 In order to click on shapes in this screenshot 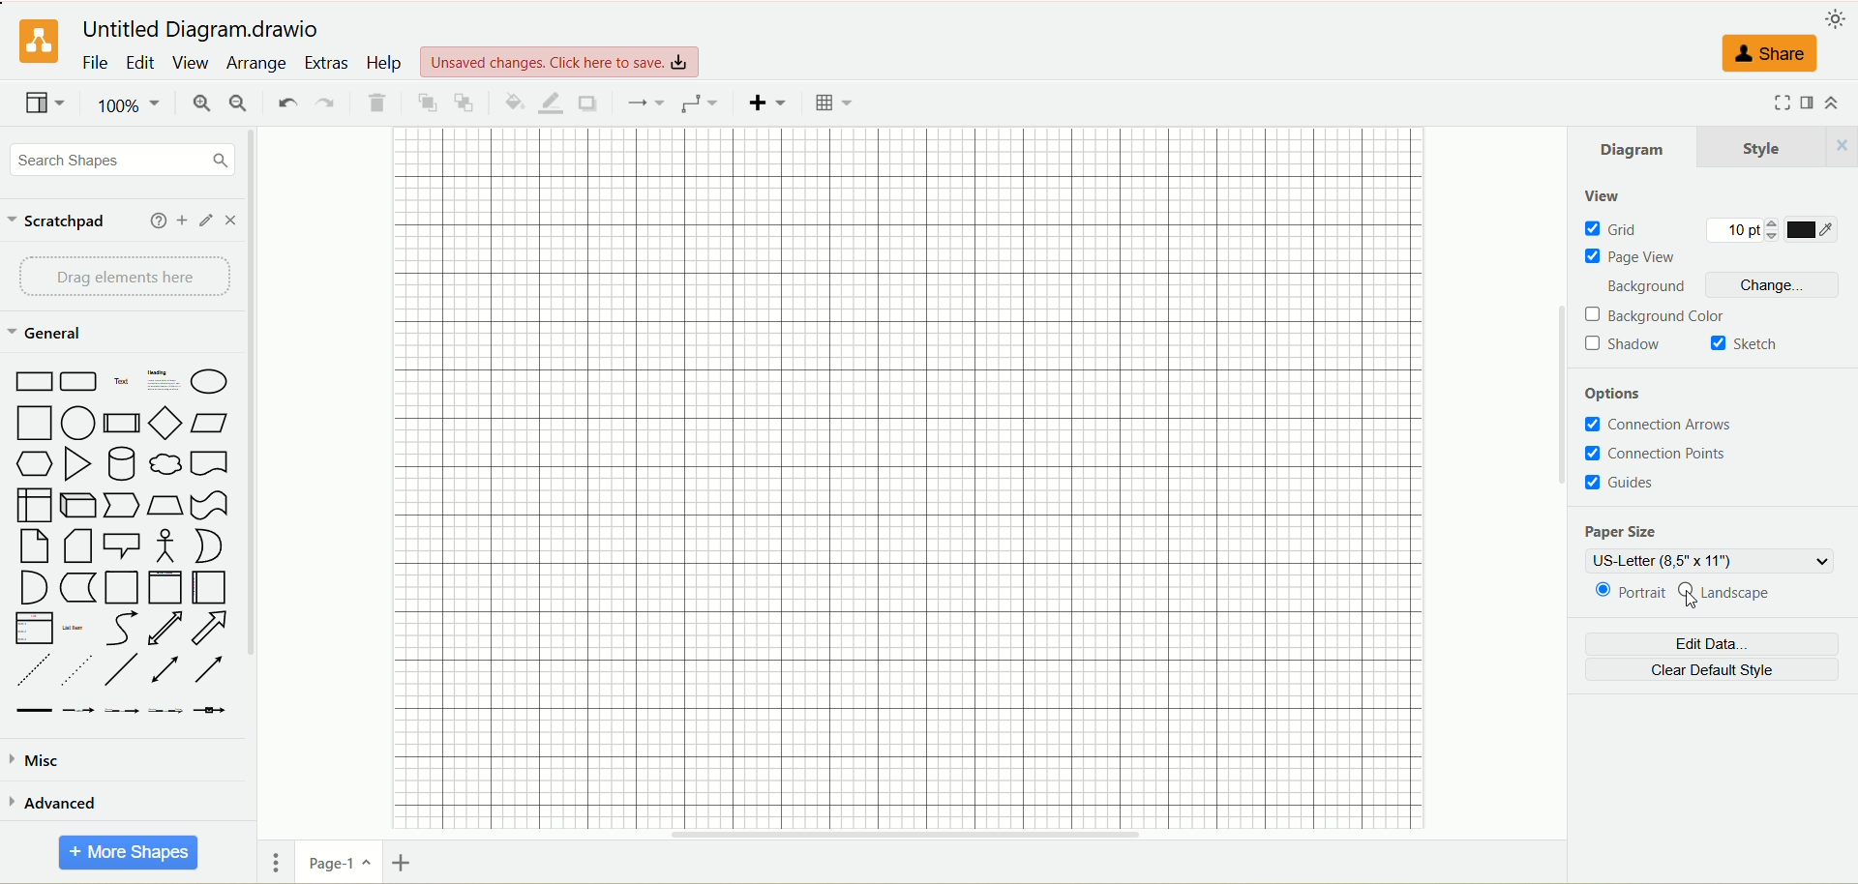, I will do `click(121, 544)`.